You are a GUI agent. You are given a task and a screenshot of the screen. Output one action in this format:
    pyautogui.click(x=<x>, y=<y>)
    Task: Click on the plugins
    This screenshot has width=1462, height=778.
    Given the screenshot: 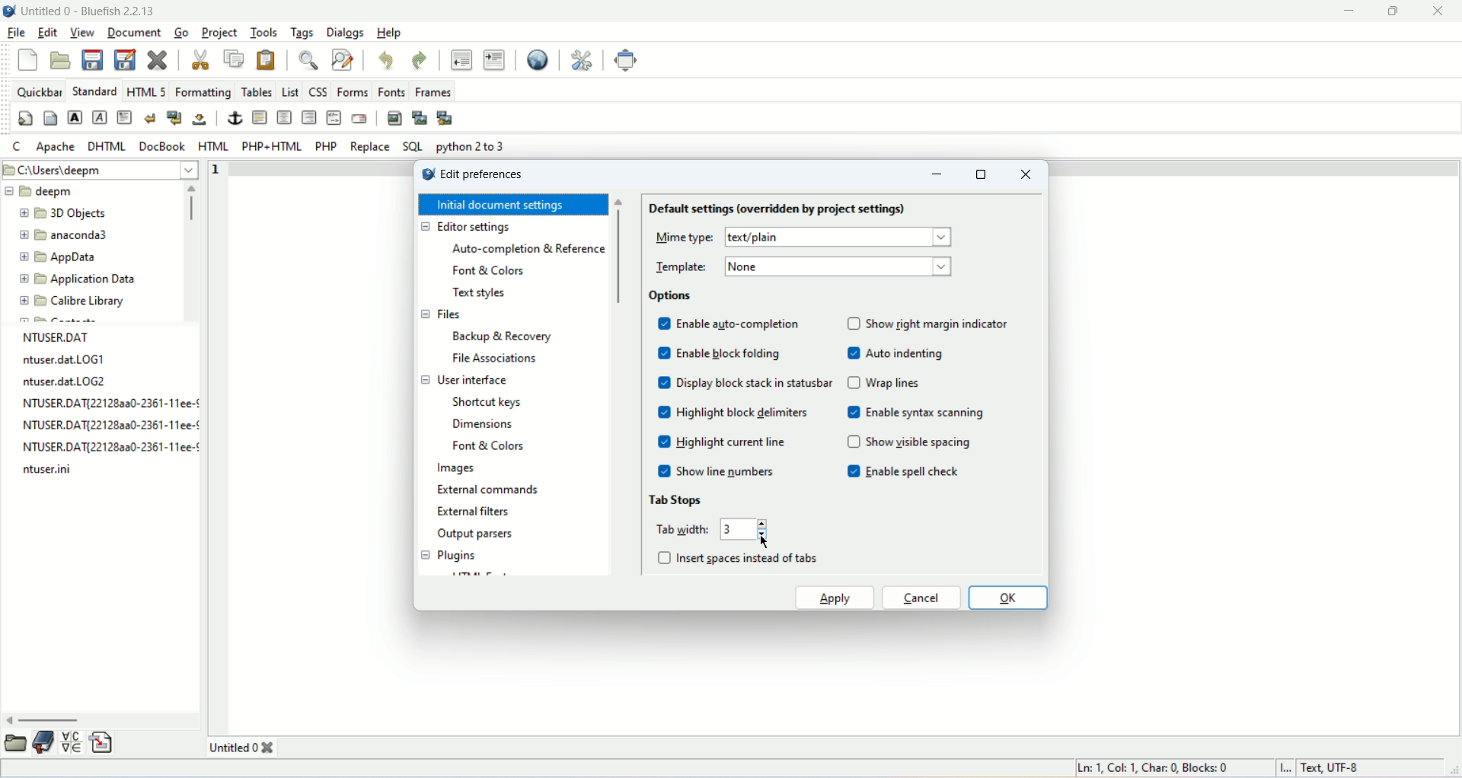 What is the action you would take?
    pyautogui.click(x=447, y=556)
    